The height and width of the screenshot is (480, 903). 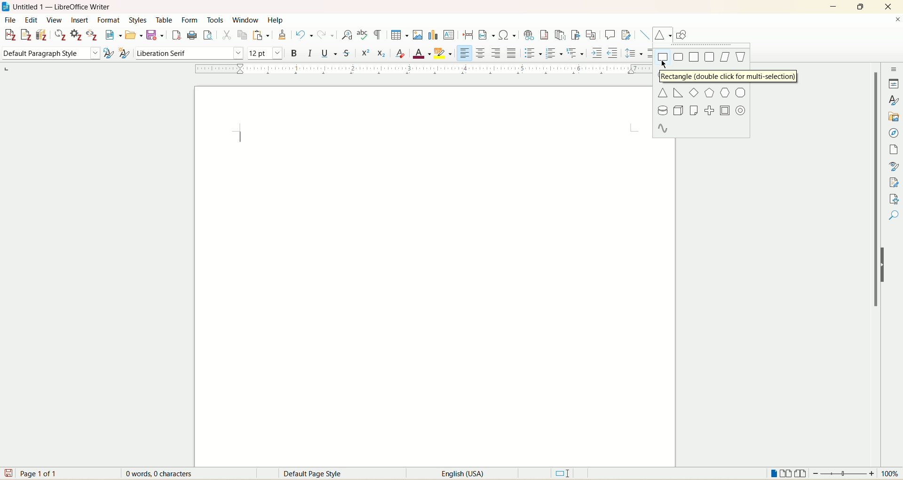 I want to click on frame, so click(x=726, y=110).